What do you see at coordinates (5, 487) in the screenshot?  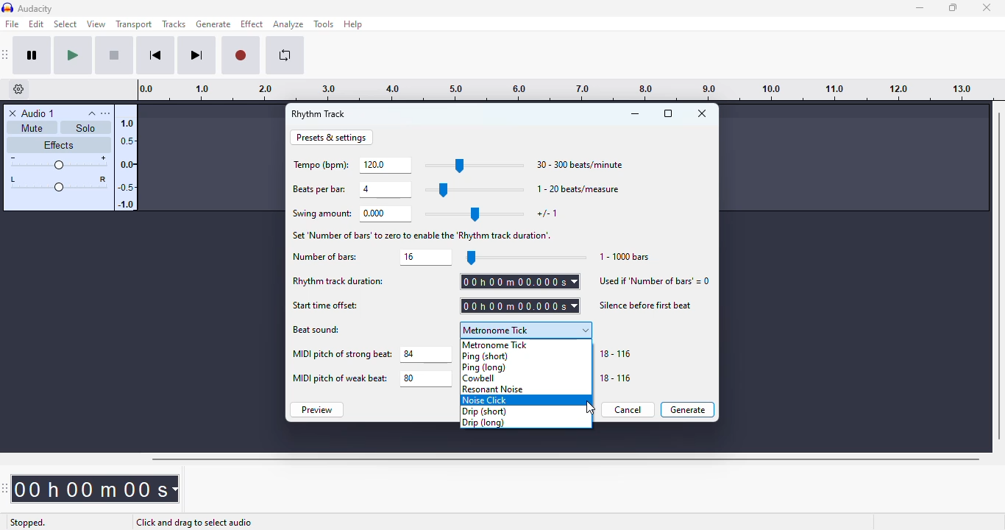 I see `audacity time toolbar` at bounding box center [5, 487].